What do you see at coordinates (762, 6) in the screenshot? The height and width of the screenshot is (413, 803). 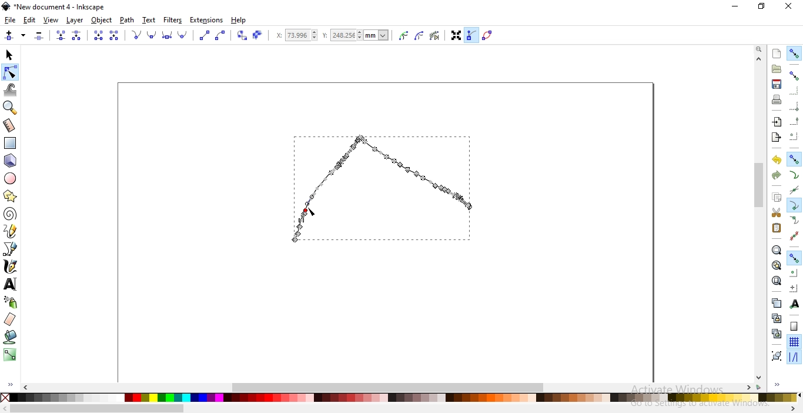 I see `restore down` at bounding box center [762, 6].